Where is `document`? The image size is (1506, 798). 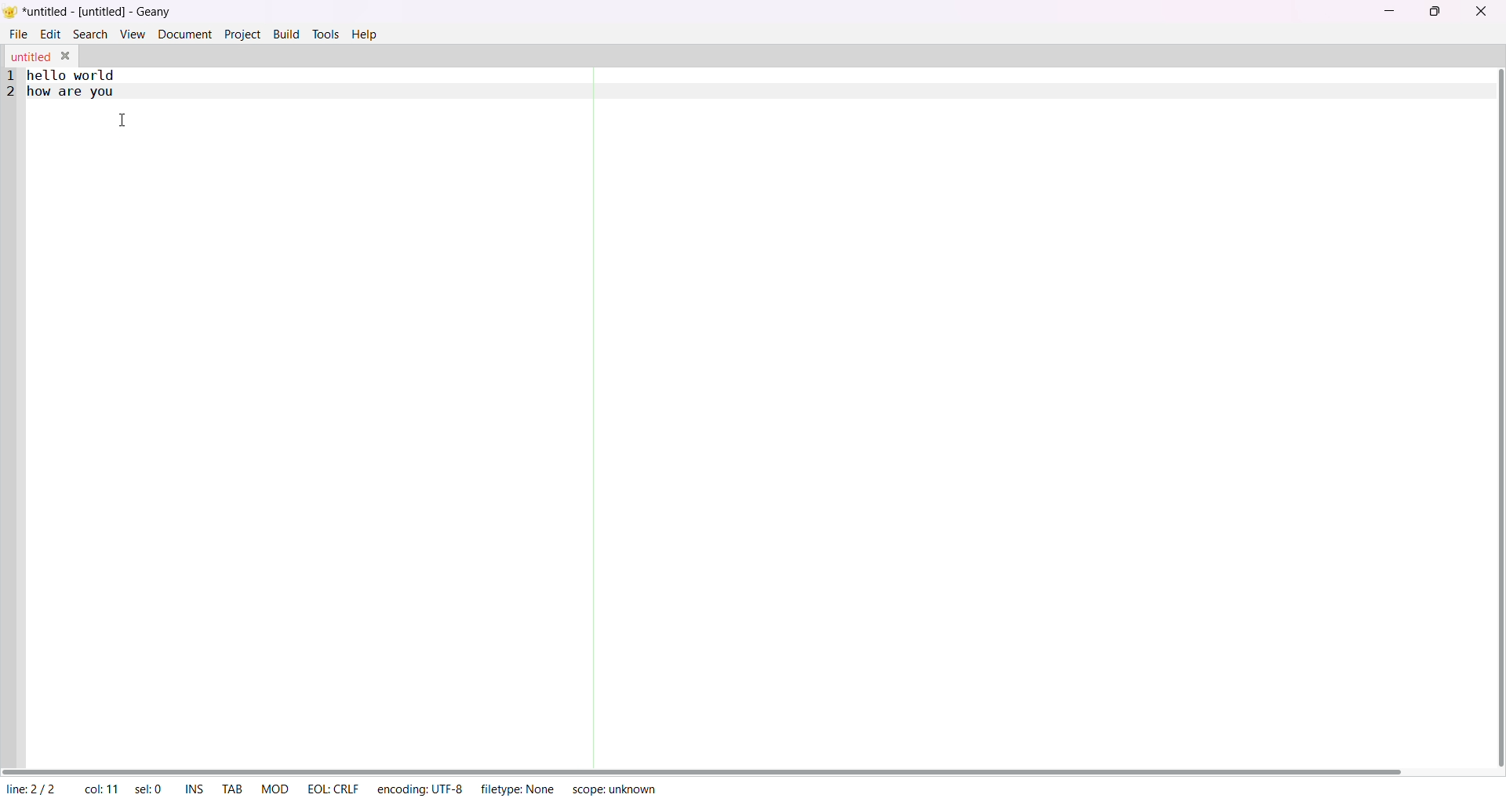 document is located at coordinates (185, 33).